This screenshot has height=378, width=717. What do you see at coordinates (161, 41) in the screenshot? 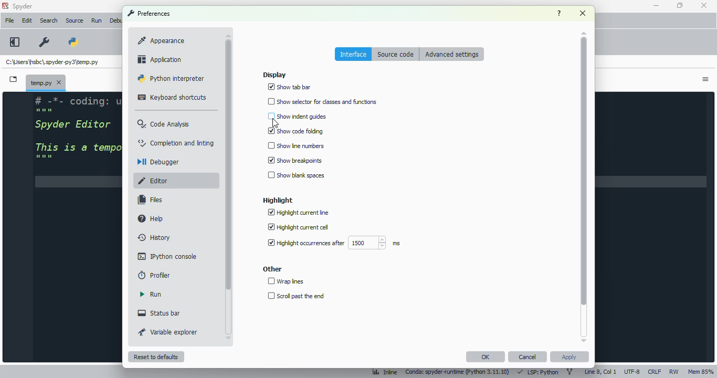
I see `appearance` at bounding box center [161, 41].